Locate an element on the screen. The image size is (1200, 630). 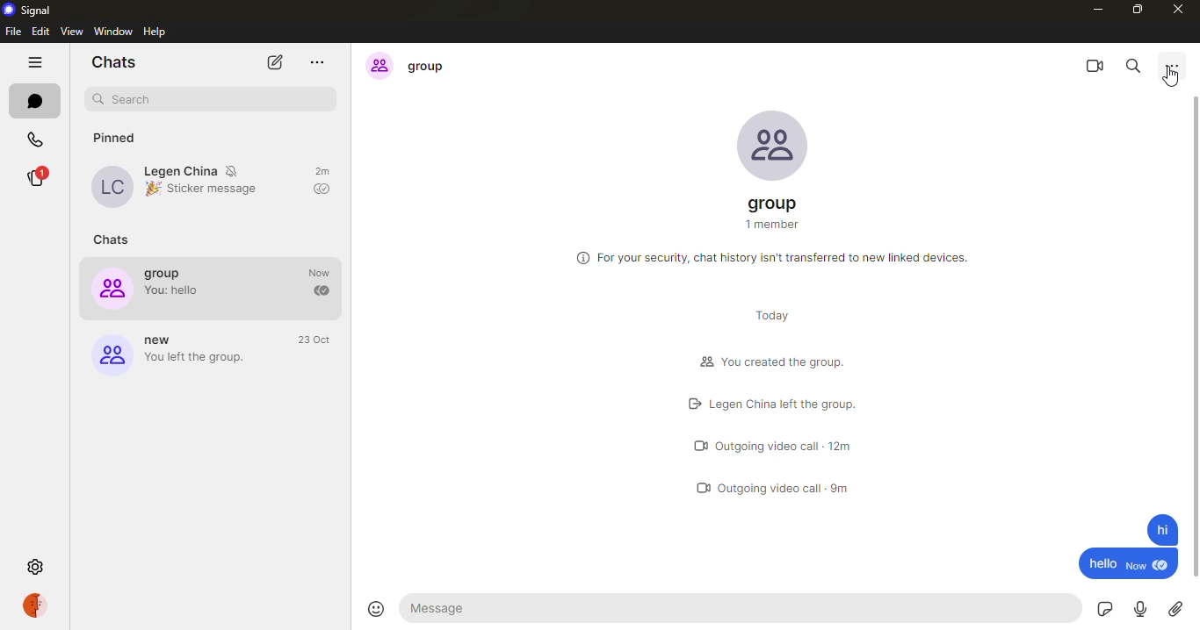
profile pic is located at coordinates (775, 143).